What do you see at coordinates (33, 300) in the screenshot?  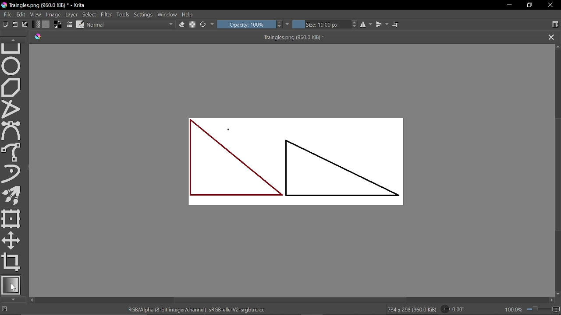 I see `Move left` at bounding box center [33, 300].